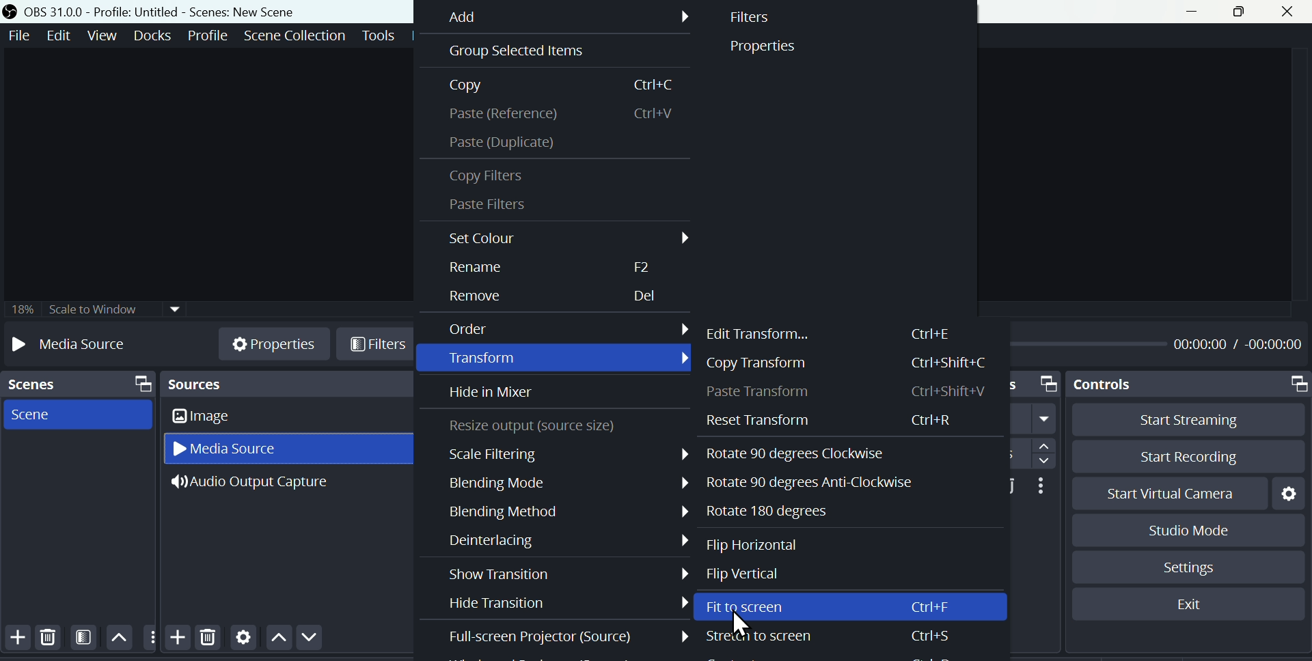 This screenshot has width=1312, height=661. I want to click on Flip vertical, so click(750, 576).